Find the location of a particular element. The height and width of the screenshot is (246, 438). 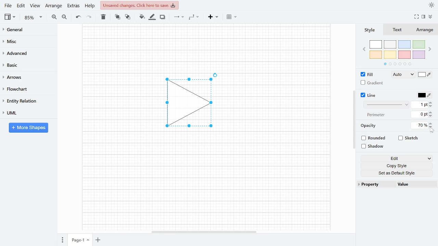

Perimeter is located at coordinates (375, 115).